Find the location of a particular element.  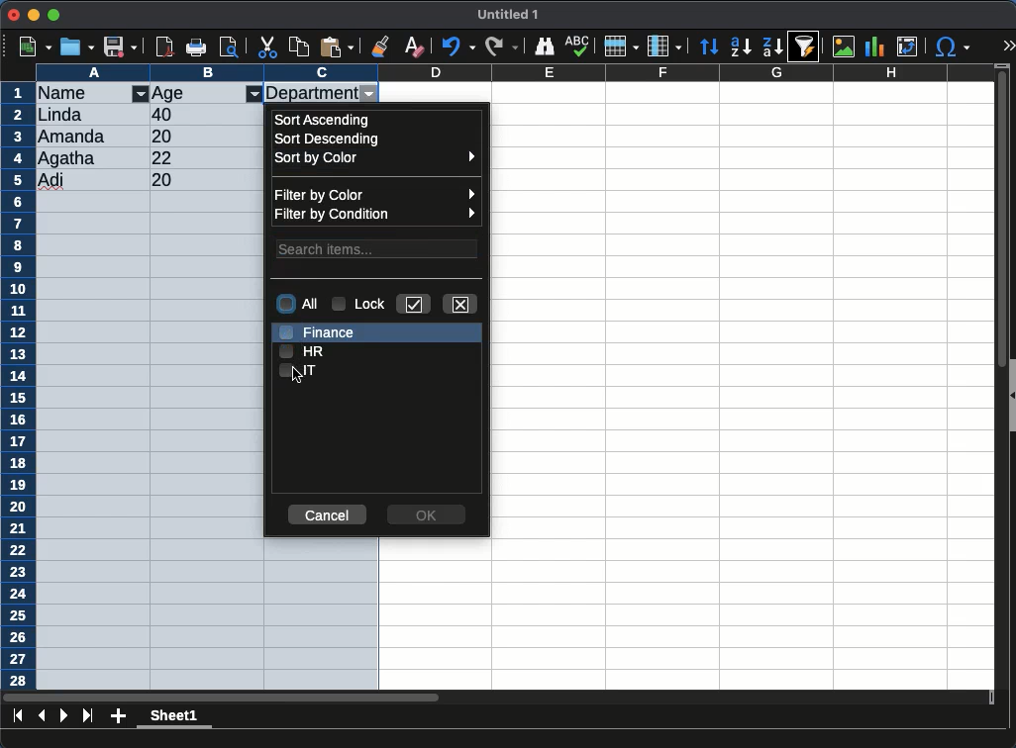

save is located at coordinates (121, 47).